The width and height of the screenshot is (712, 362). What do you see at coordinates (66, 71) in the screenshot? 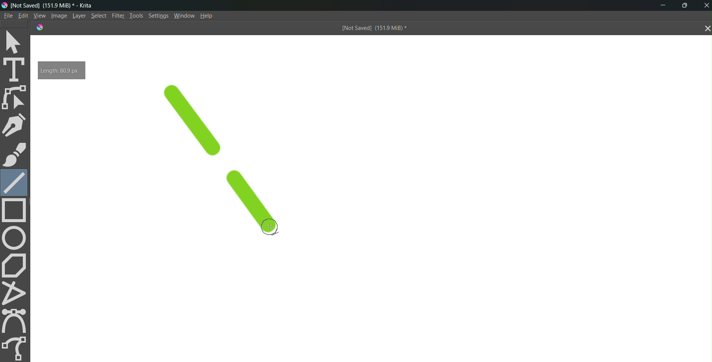
I see `Length` at bounding box center [66, 71].